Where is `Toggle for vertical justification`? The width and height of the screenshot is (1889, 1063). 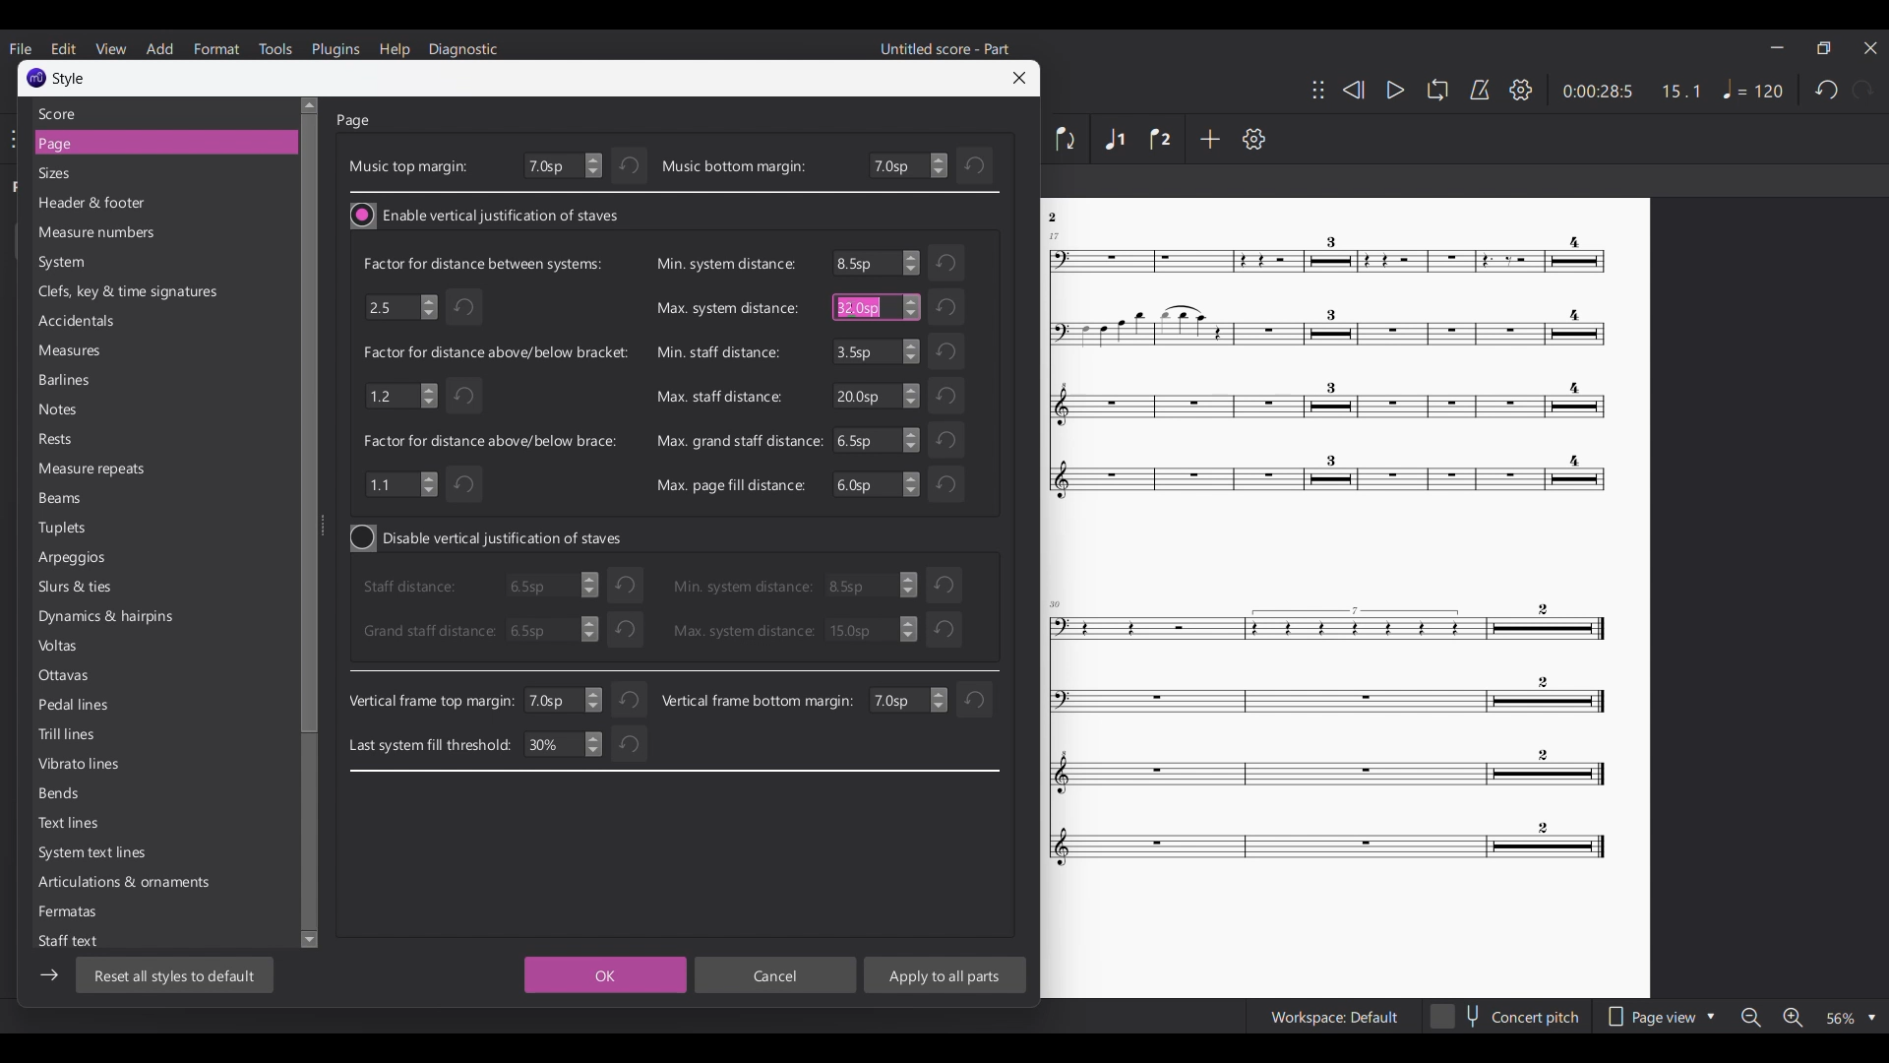
Toggle for vertical justification is located at coordinates (486, 216).